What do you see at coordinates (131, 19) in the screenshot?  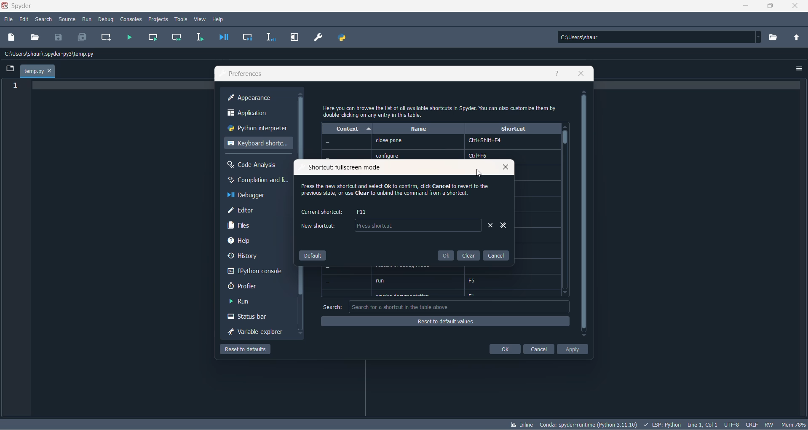 I see `consoles` at bounding box center [131, 19].